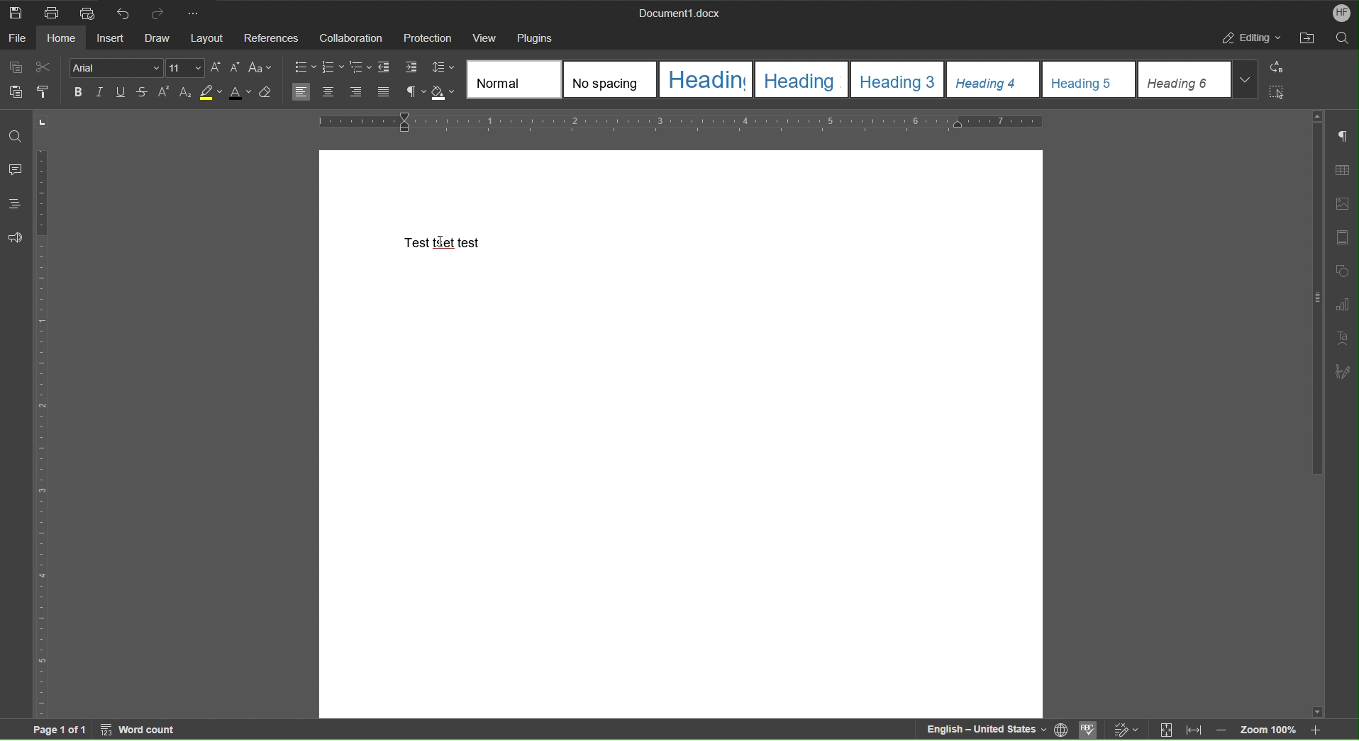 The height and width of the screenshot is (741, 1359). Describe the element at coordinates (1250, 37) in the screenshot. I see `Editing` at that location.